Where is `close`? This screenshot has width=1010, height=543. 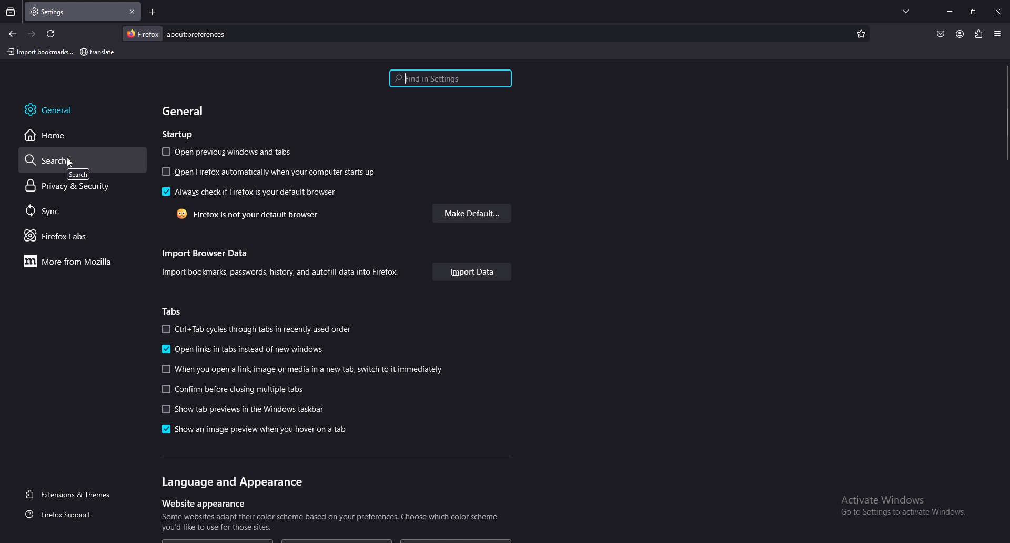 close is located at coordinates (997, 12).